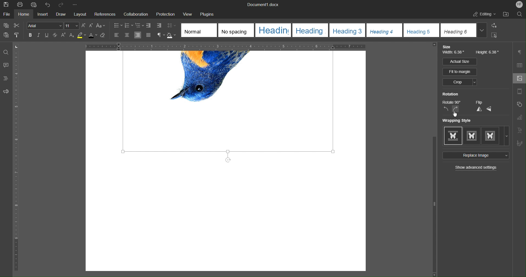 Image resolution: width=526 pixels, height=277 pixels. Describe the element at coordinates (263, 4) in the screenshot. I see `Document1.docx` at that location.